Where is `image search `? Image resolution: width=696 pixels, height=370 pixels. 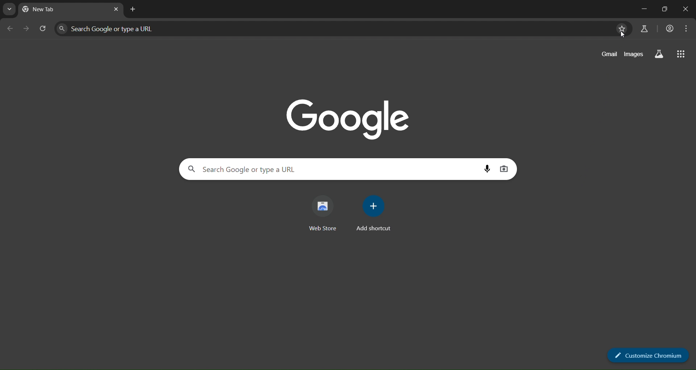 image search  is located at coordinates (504, 168).